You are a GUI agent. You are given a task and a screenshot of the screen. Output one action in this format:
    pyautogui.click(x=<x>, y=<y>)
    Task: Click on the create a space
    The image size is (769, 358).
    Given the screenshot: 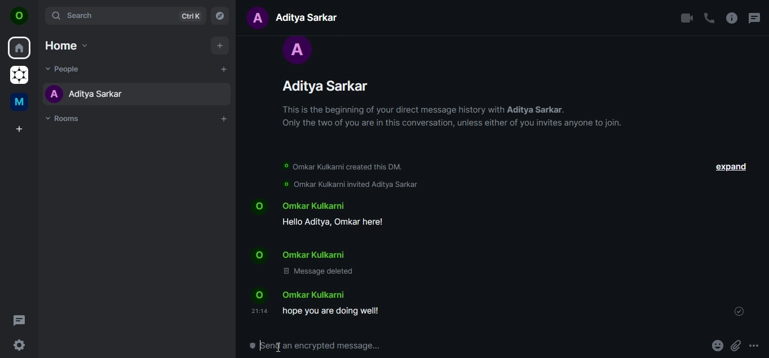 What is the action you would take?
    pyautogui.click(x=20, y=129)
    